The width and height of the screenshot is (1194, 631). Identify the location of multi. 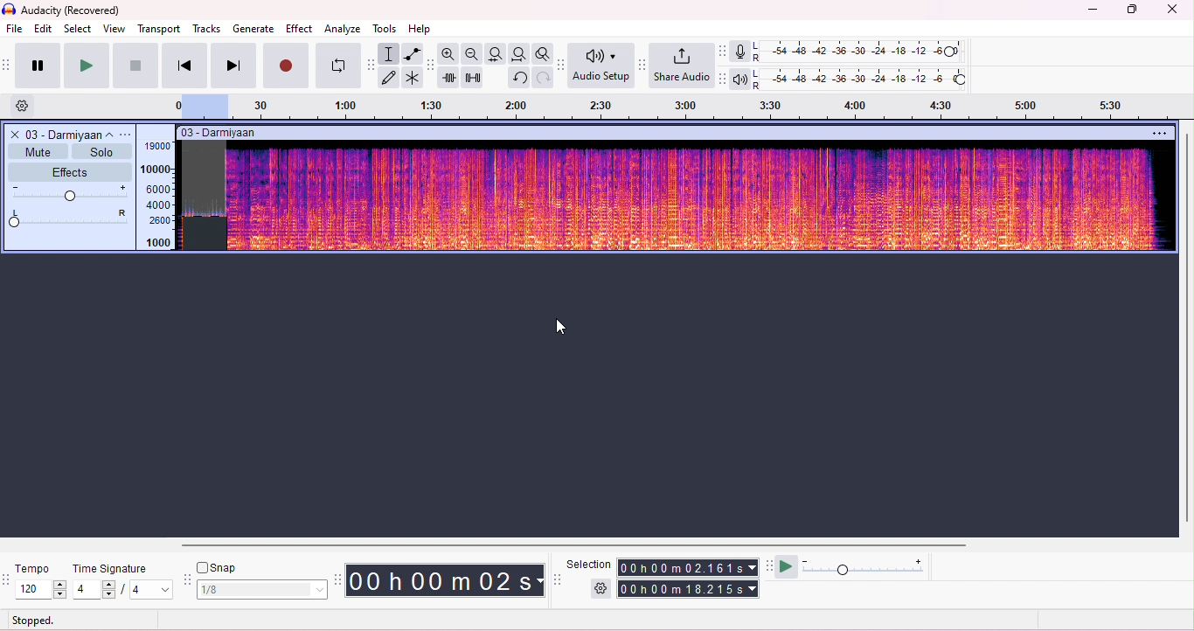
(413, 78).